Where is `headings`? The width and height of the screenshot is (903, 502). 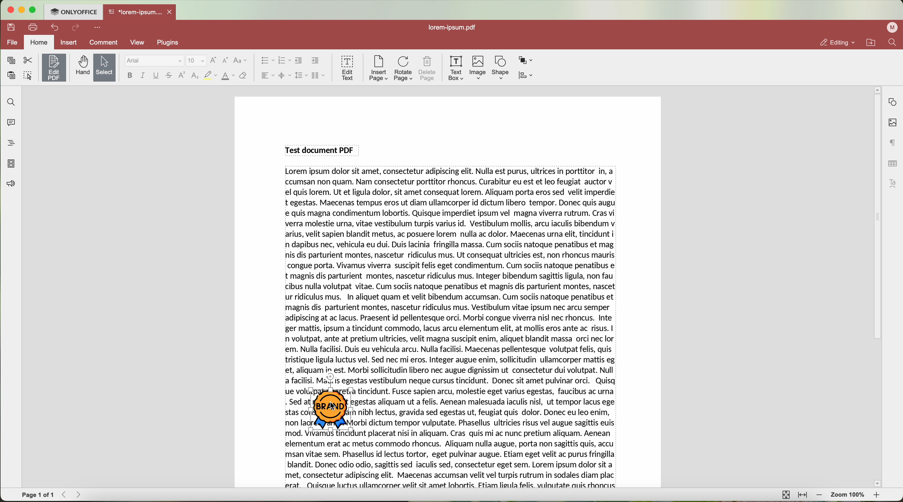
headings is located at coordinates (8, 143).